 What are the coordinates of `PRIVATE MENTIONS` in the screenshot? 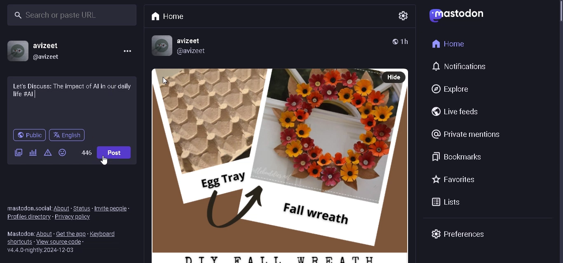 It's located at (466, 134).